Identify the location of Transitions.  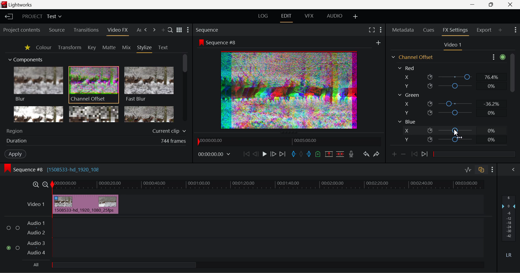
(86, 30).